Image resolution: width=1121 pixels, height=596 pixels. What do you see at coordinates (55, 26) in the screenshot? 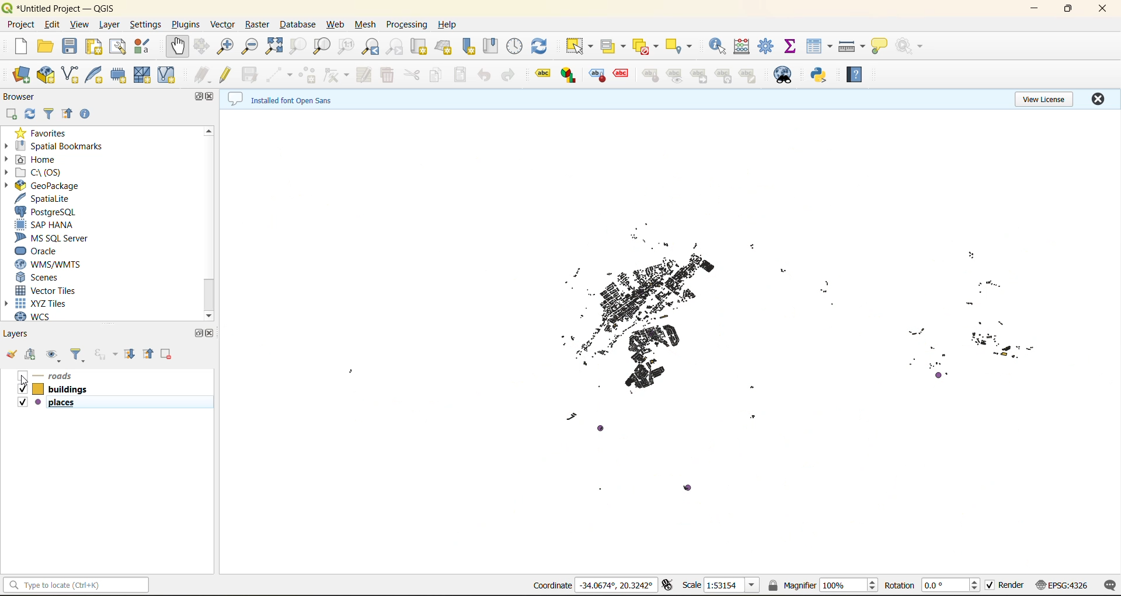
I see `edit` at bounding box center [55, 26].